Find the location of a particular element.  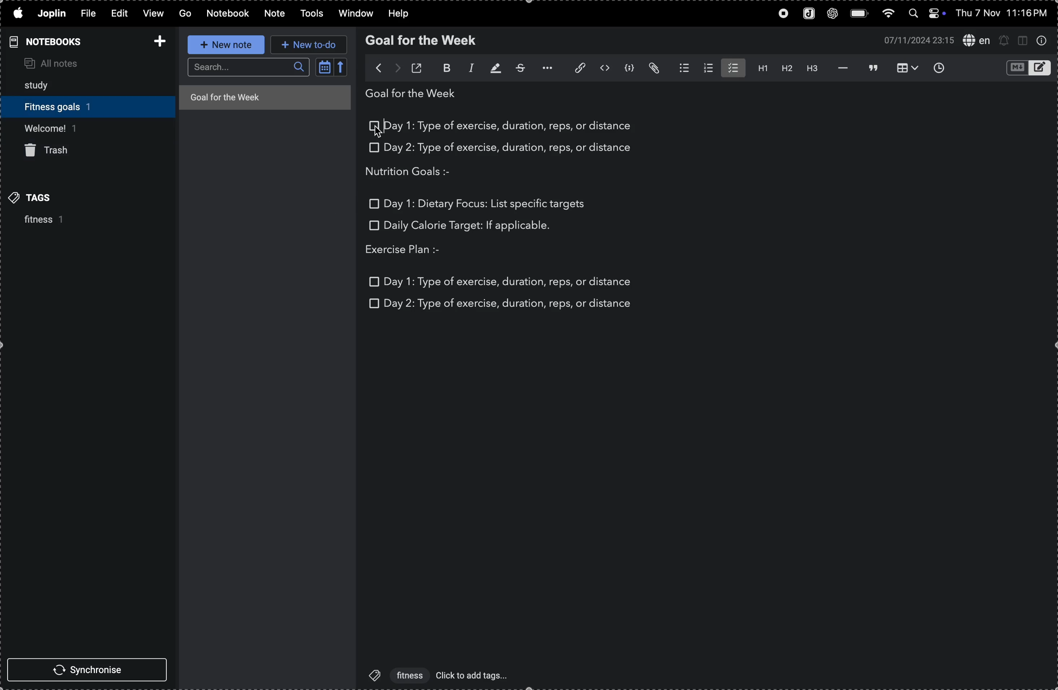

joplin is located at coordinates (807, 13).